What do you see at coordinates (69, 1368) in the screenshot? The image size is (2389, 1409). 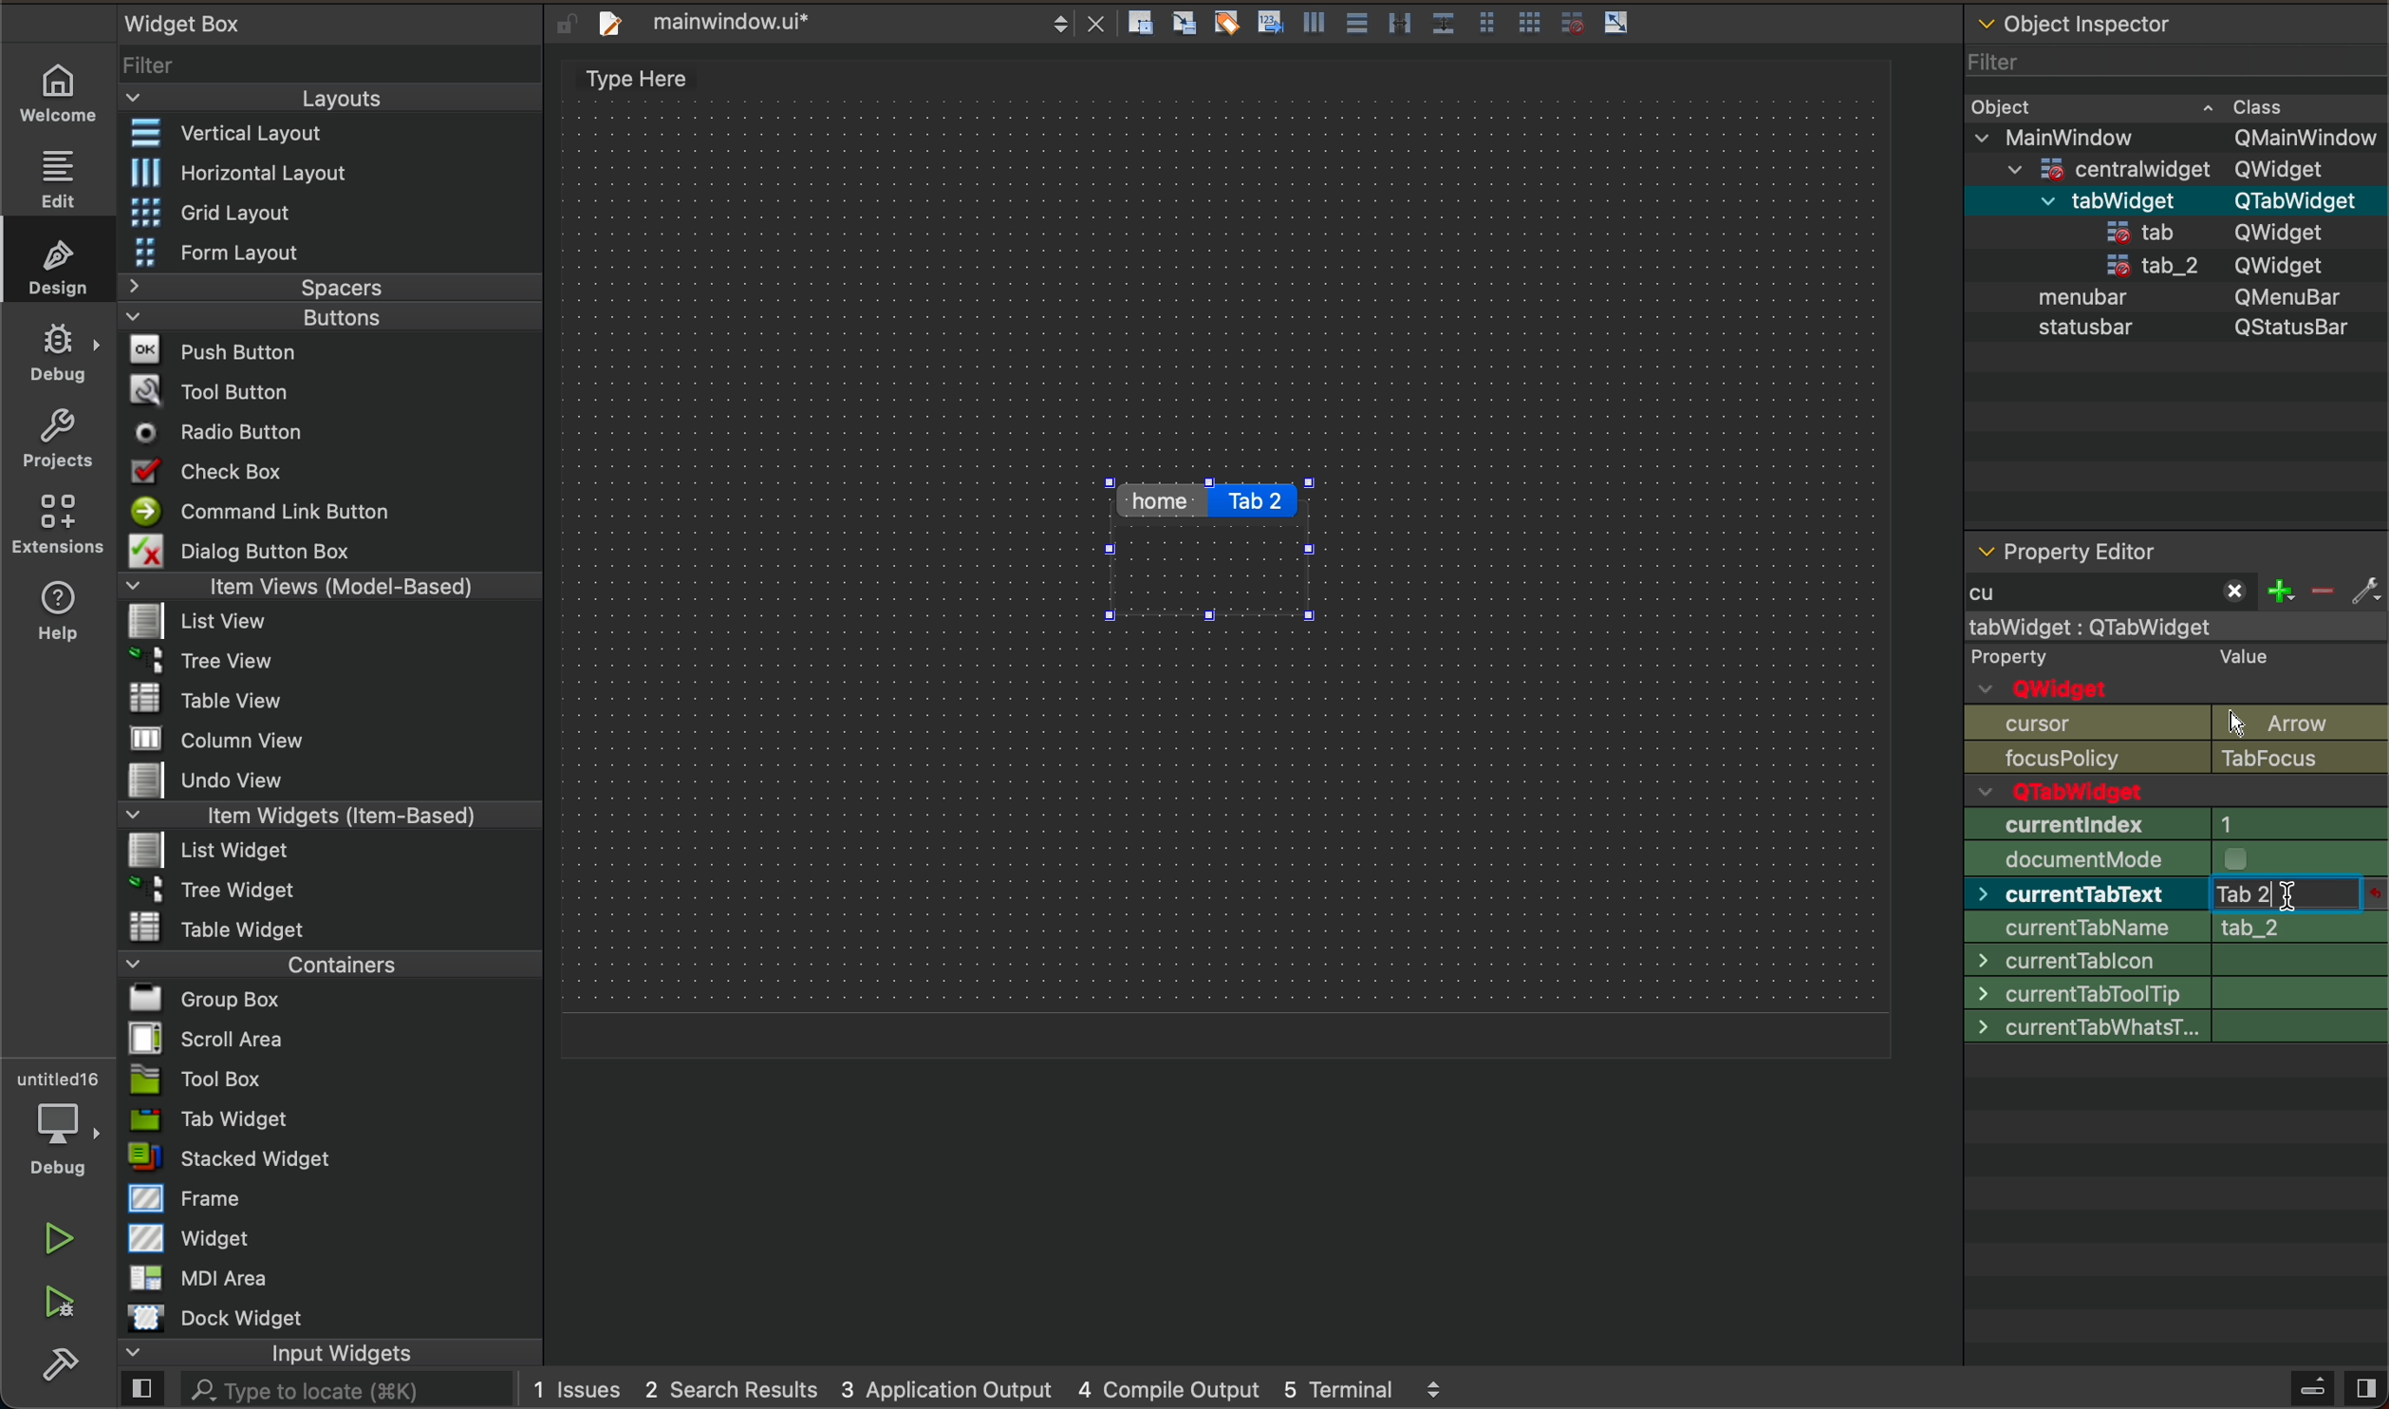 I see `build` at bounding box center [69, 1368].